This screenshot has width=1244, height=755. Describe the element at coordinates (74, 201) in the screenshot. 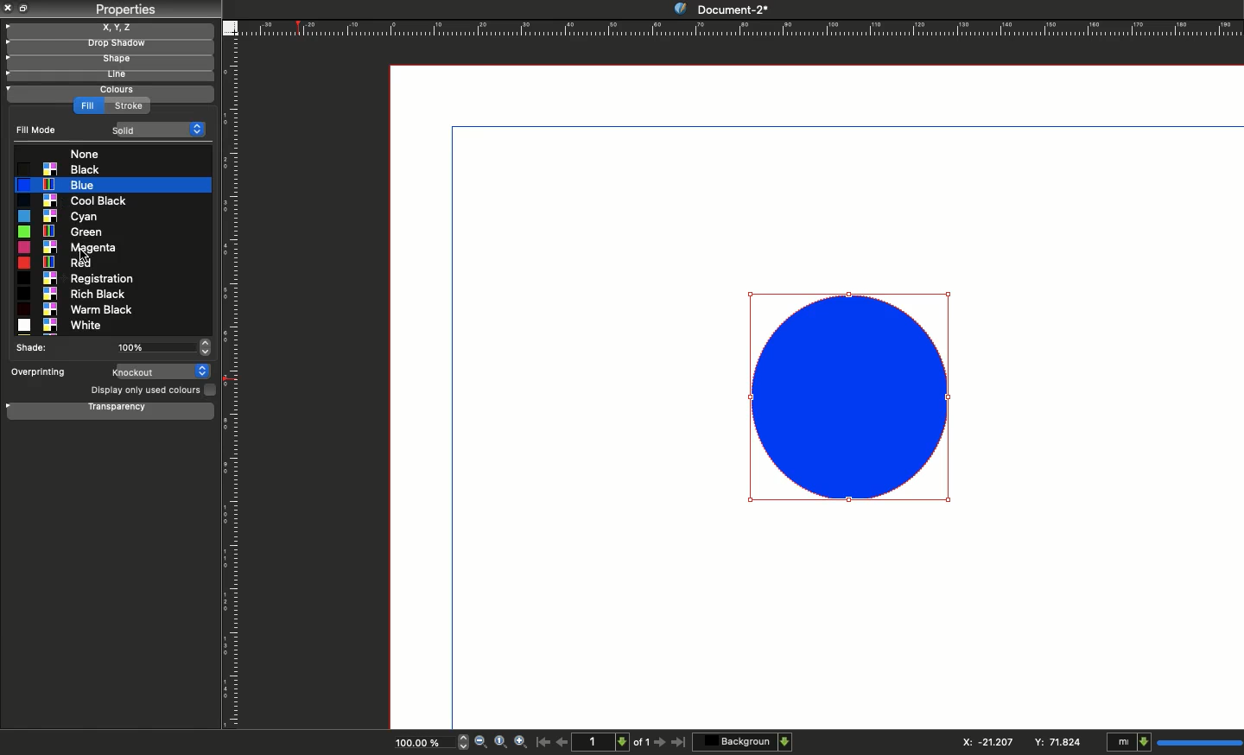

I see `Cool black` at that location.